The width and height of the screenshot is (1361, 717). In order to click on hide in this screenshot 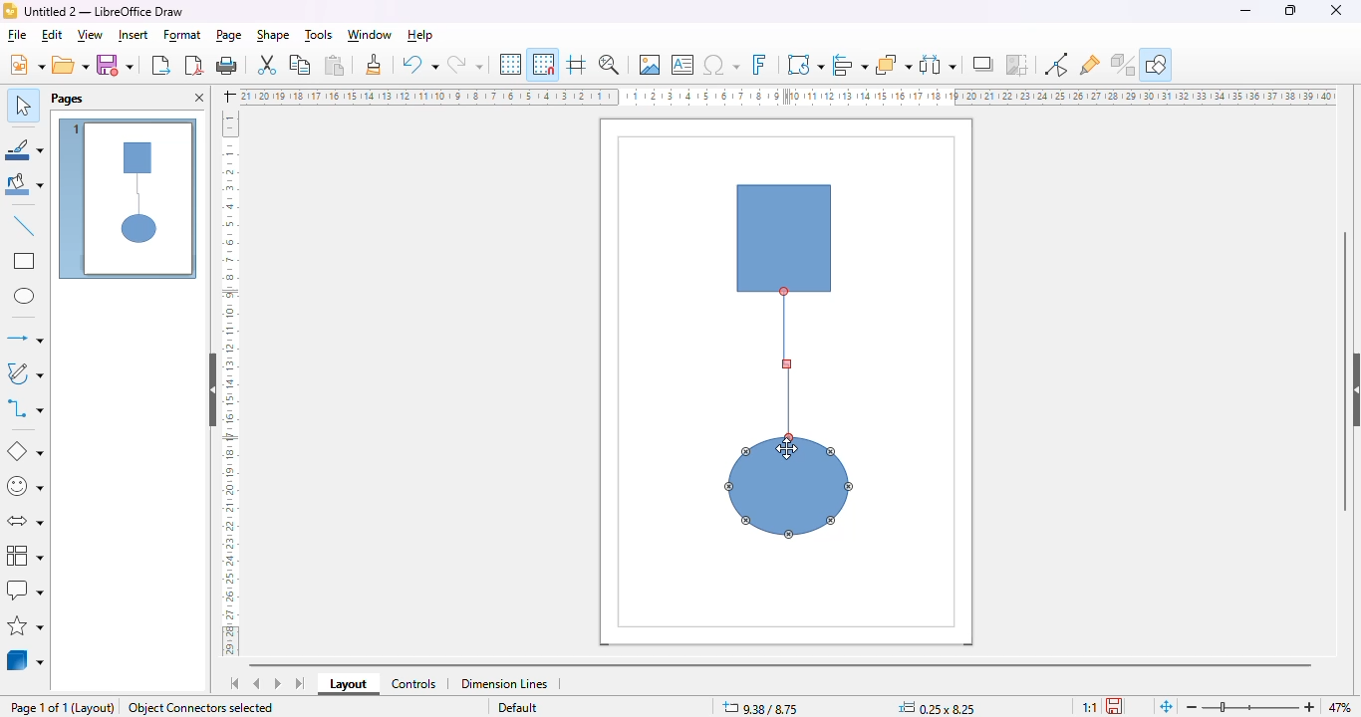, I will do `click(214, 390)`.